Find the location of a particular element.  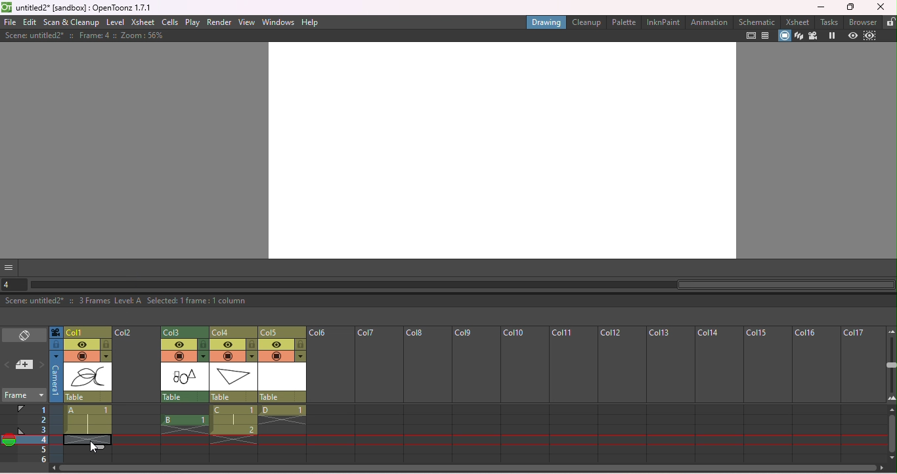

Click to select camera is located at coordinates (56, 377).